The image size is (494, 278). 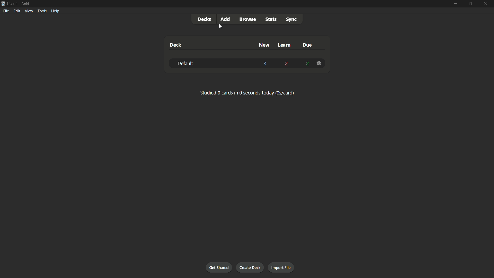 What do you see at coordinates (184, 64) in the screenshot?
I see `default` at bounding box center [184, 64].